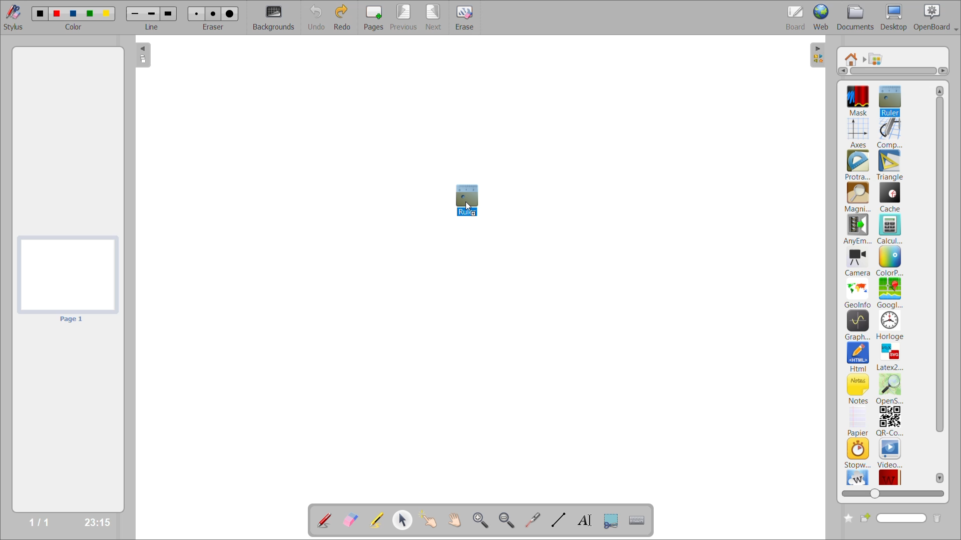  Describe the element at coordinates (214, 26) in the screenshot. I see `eraser` at that location.